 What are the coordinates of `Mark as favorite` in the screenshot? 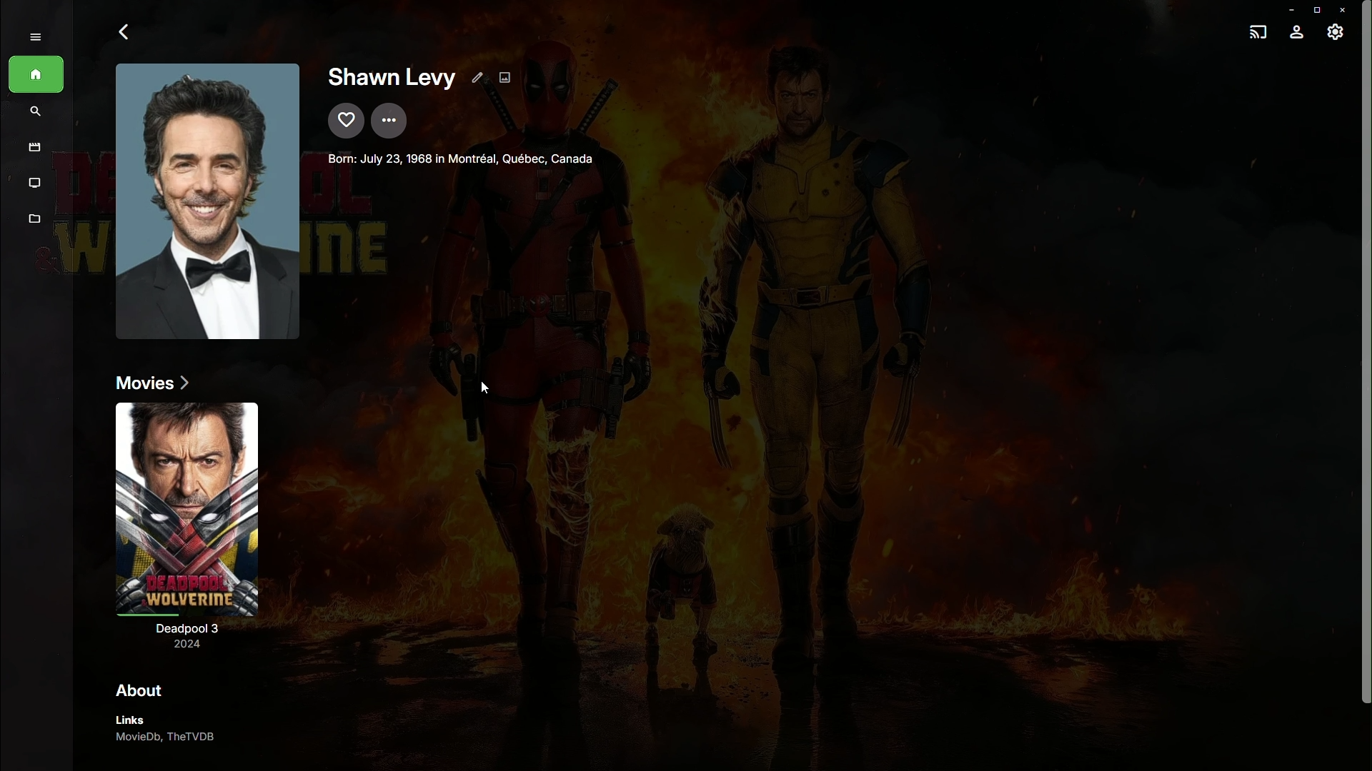 It's located at (344, 121).